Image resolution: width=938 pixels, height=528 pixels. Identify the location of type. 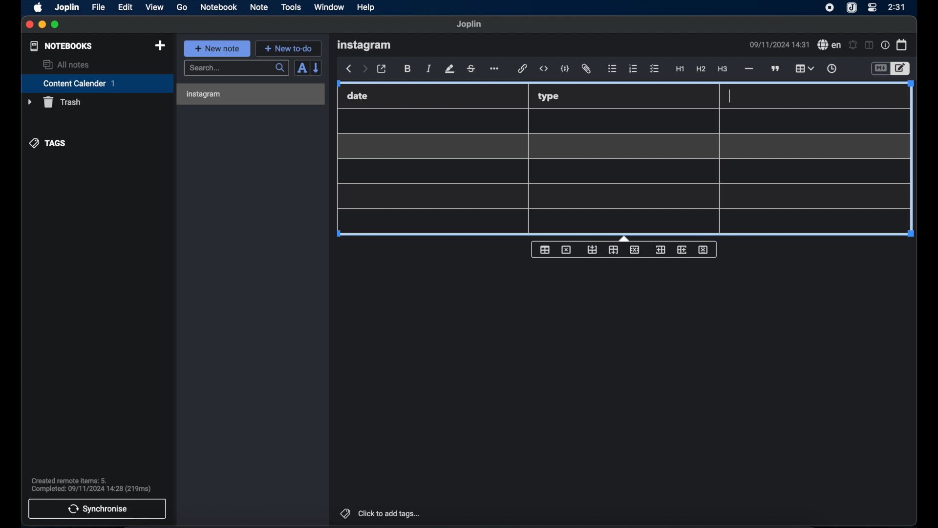
(549, 96).